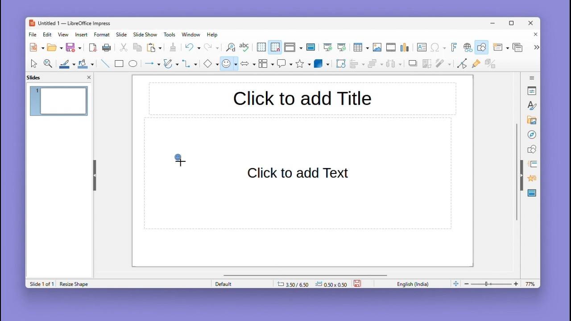  Describe the element at coordinates (328, 48) in the screenshot. I see `First slide` at that location.